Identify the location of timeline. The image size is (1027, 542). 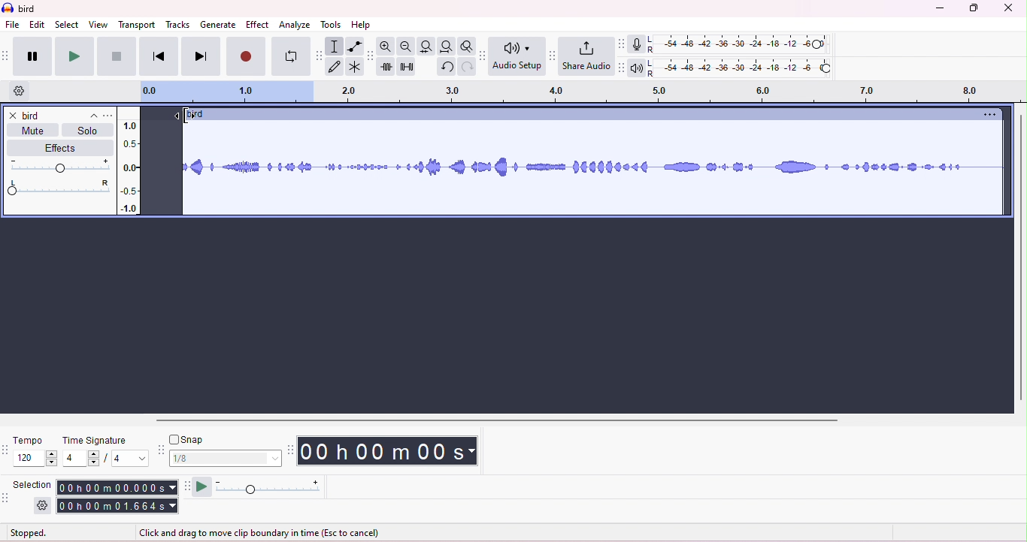
(578, 93).